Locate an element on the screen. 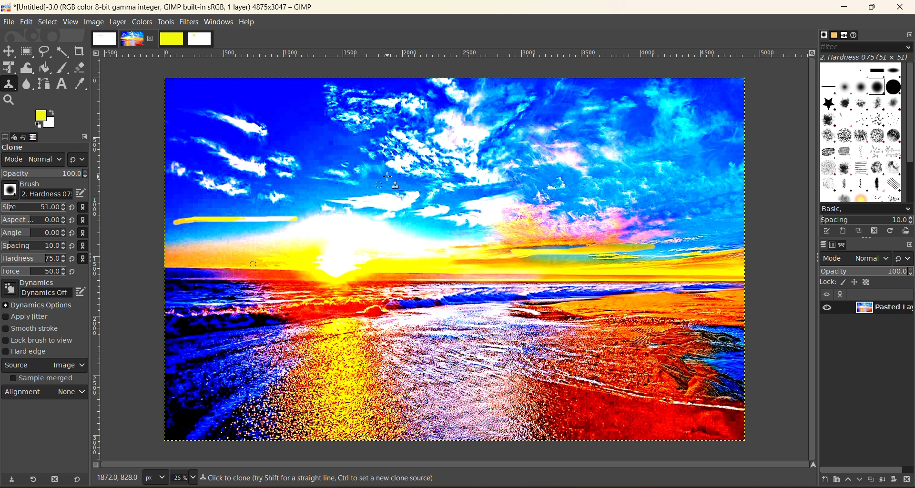 The image size is (915, 488). create a new layer group is located at coordinates (832, 480).